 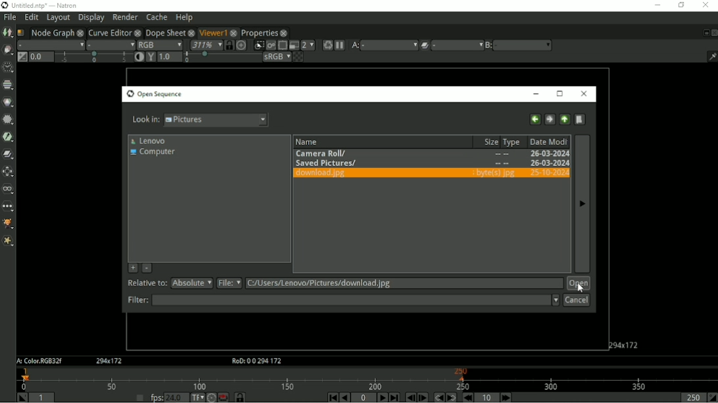 What do you see at coordinates (241, 45) in the screenshot?
I see `Scales the image` at bounding box center [241, 45].